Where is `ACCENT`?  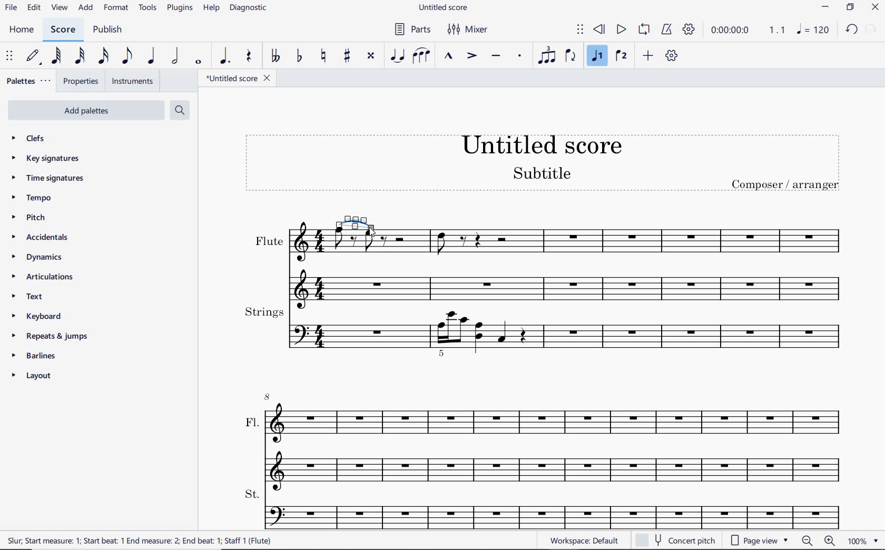 ACCENT is located at coordinates (469, 57).